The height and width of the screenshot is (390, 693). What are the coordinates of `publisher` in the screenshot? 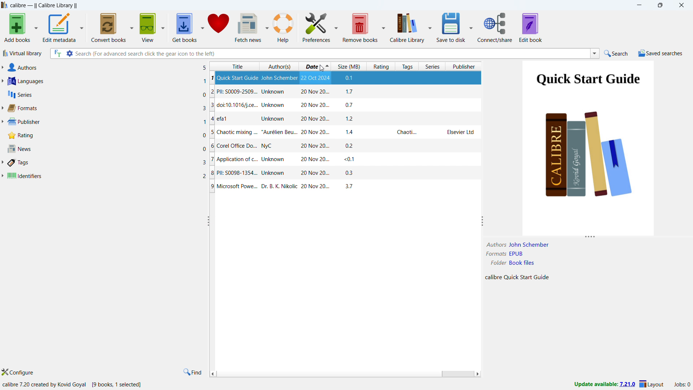 It's located at (465, 66).